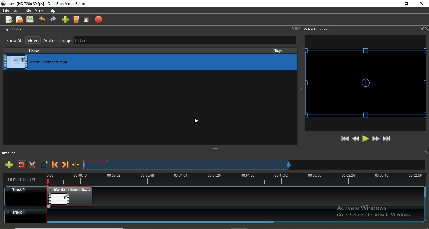  What do you see at coordinates (214, 149) in the screenshot?
I see `adjust window` at bounding box center [214, 149].